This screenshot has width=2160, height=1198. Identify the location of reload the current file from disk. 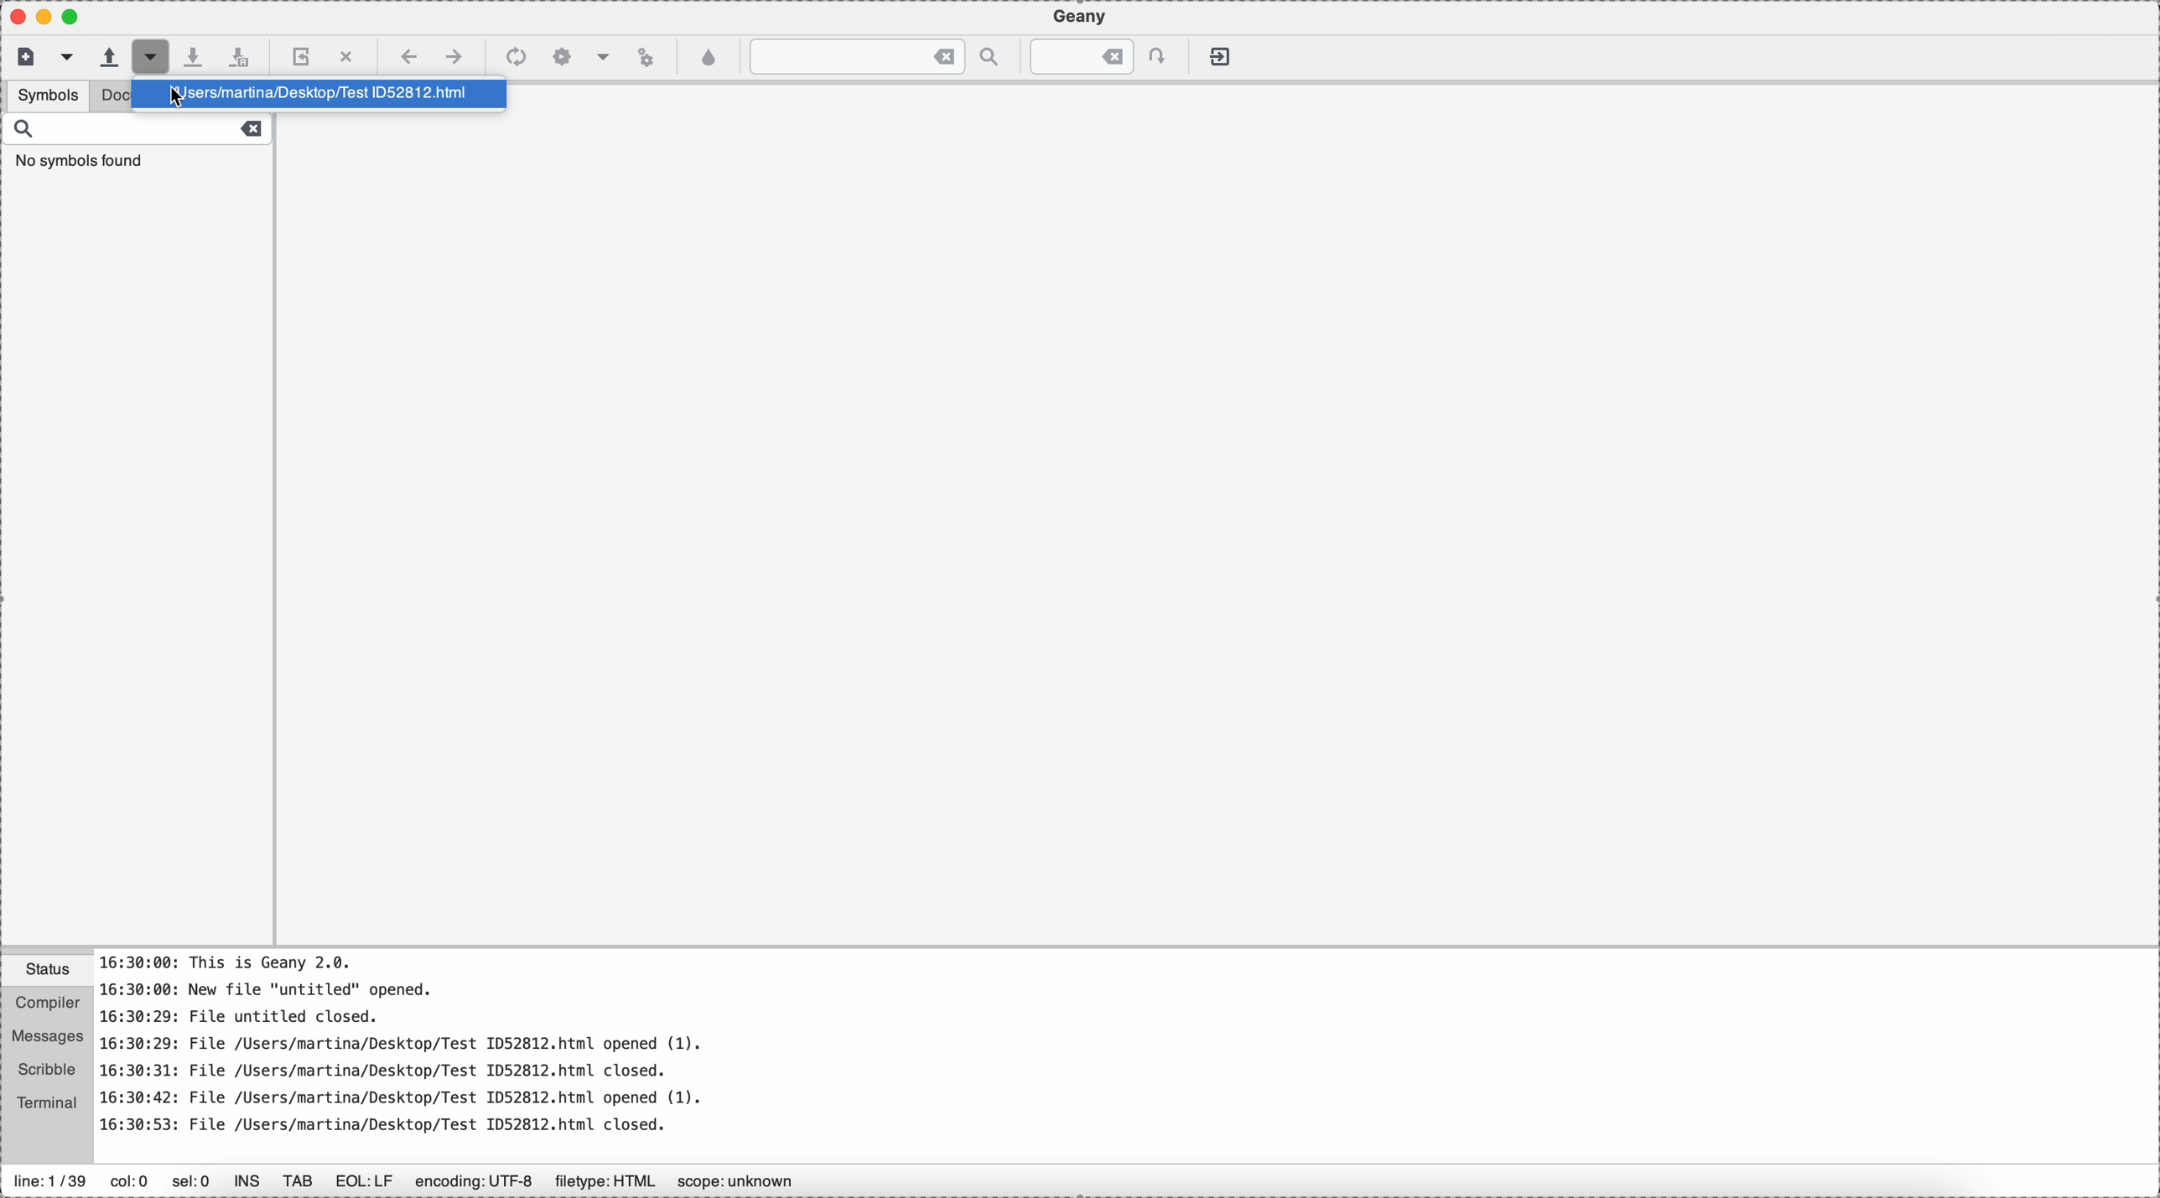
(301, 54).